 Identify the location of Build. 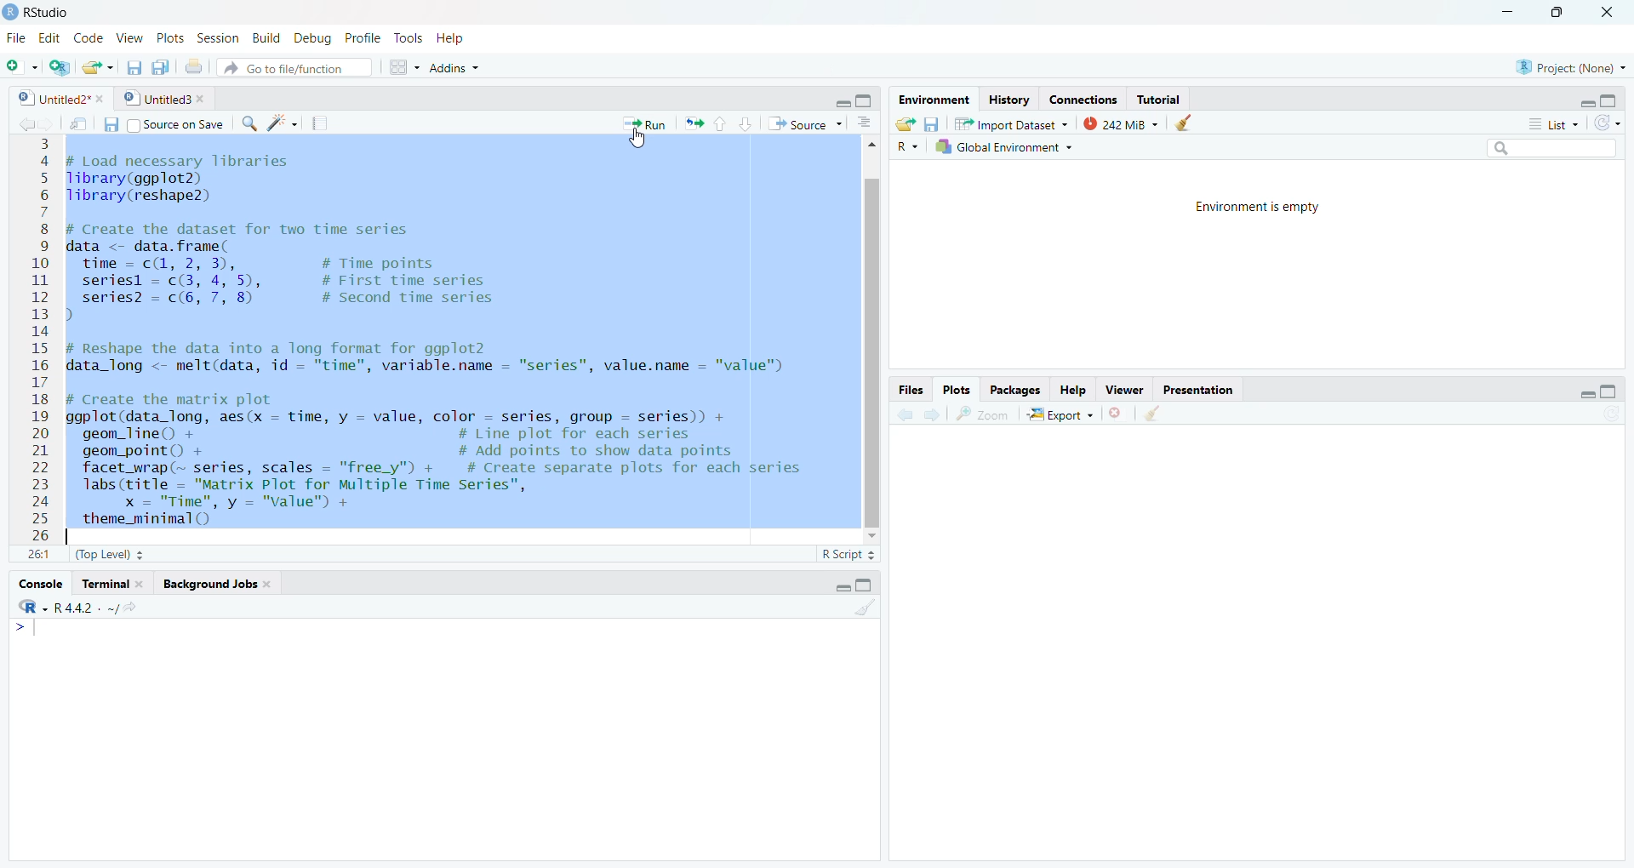
(265, 37).